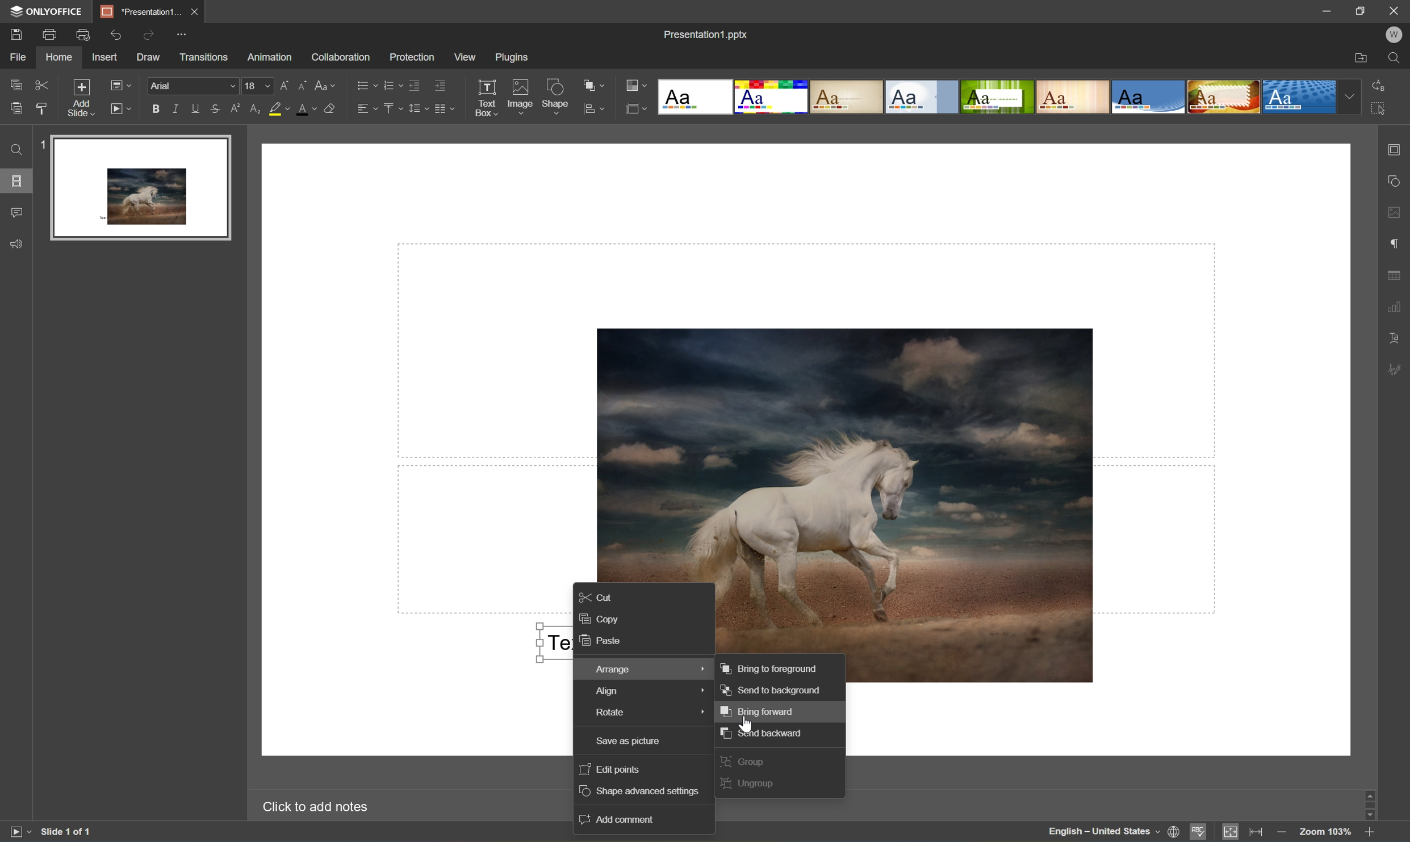 Image resolution: width=1410 pixels, height=842 pixels. Describe the element at coordinates (1231, 832) in the screenshot. I see `Fit to slide` at that location.